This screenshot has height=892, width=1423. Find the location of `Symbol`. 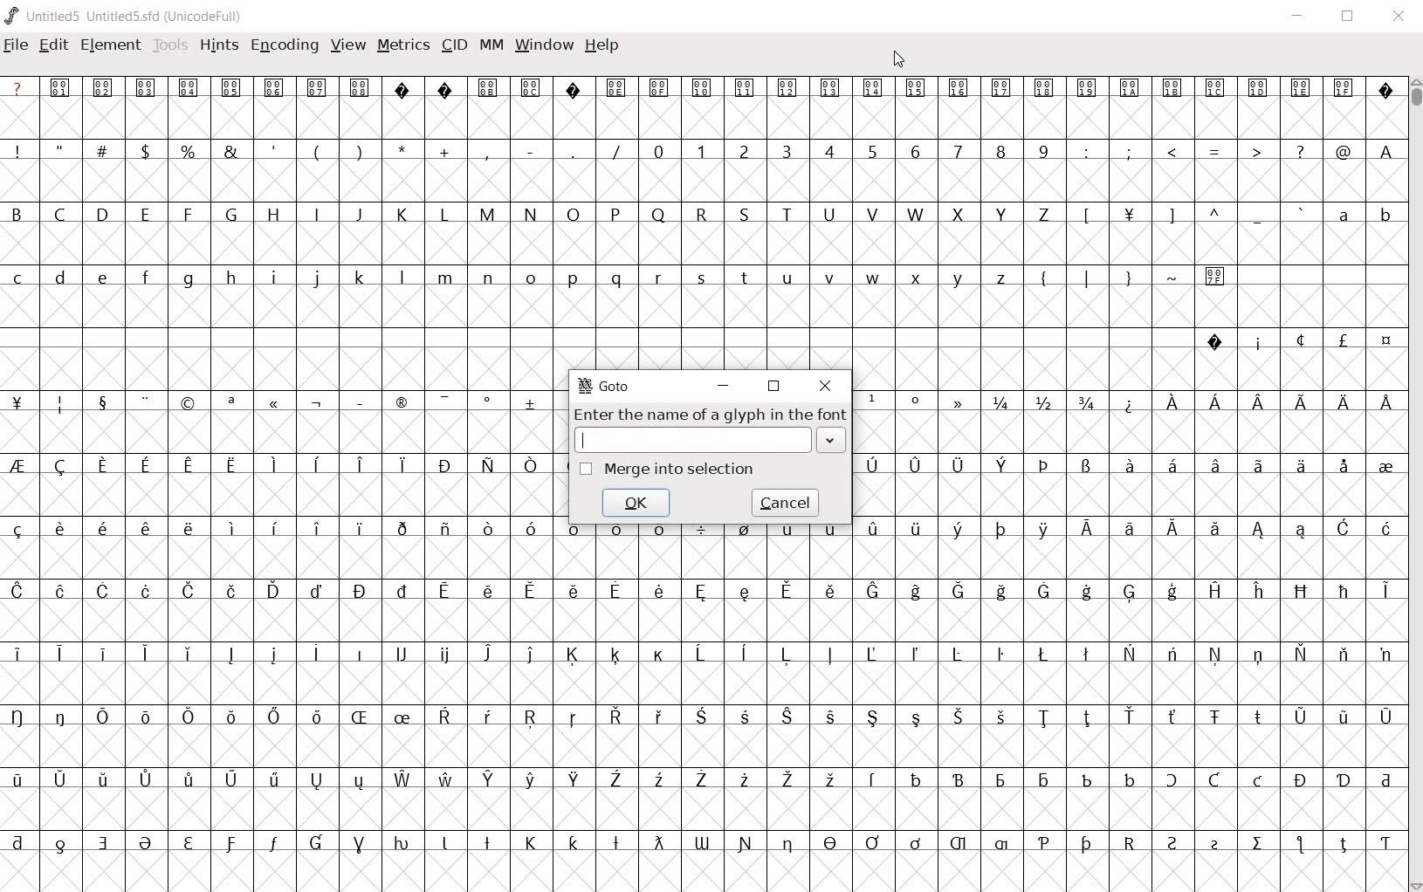

Symbol is located at coordinates (1344, 780).